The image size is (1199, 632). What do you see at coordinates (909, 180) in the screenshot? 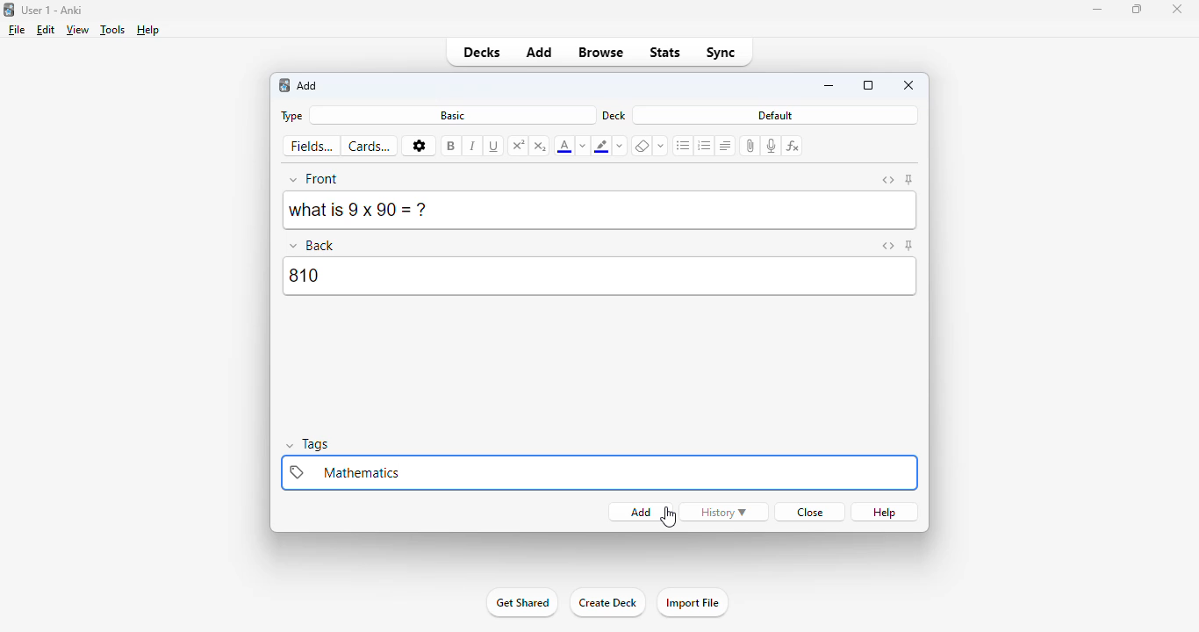
I see `toggle sticky` at bounding box center [909, 180].